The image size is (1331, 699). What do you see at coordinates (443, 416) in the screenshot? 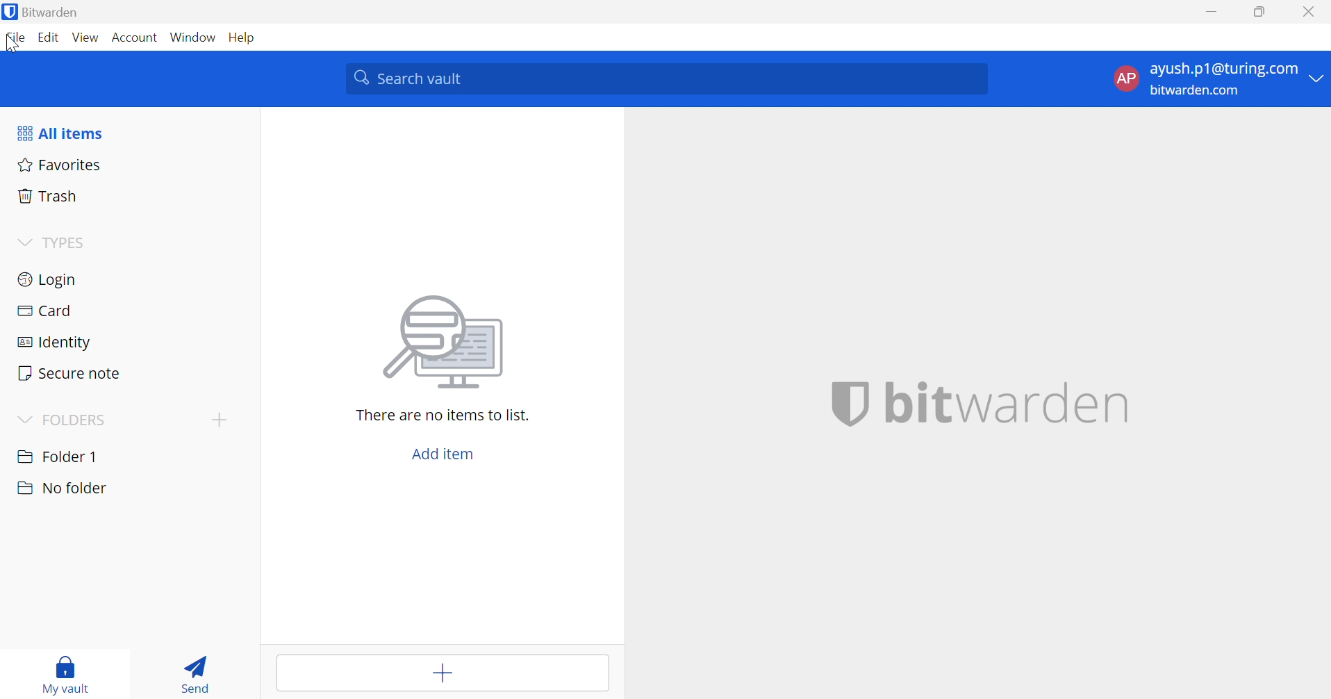
I see `There are no items to list.` at bounding box center [443, 416].